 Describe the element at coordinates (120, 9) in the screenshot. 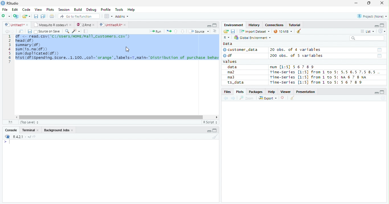

I see `Tools` at that location.